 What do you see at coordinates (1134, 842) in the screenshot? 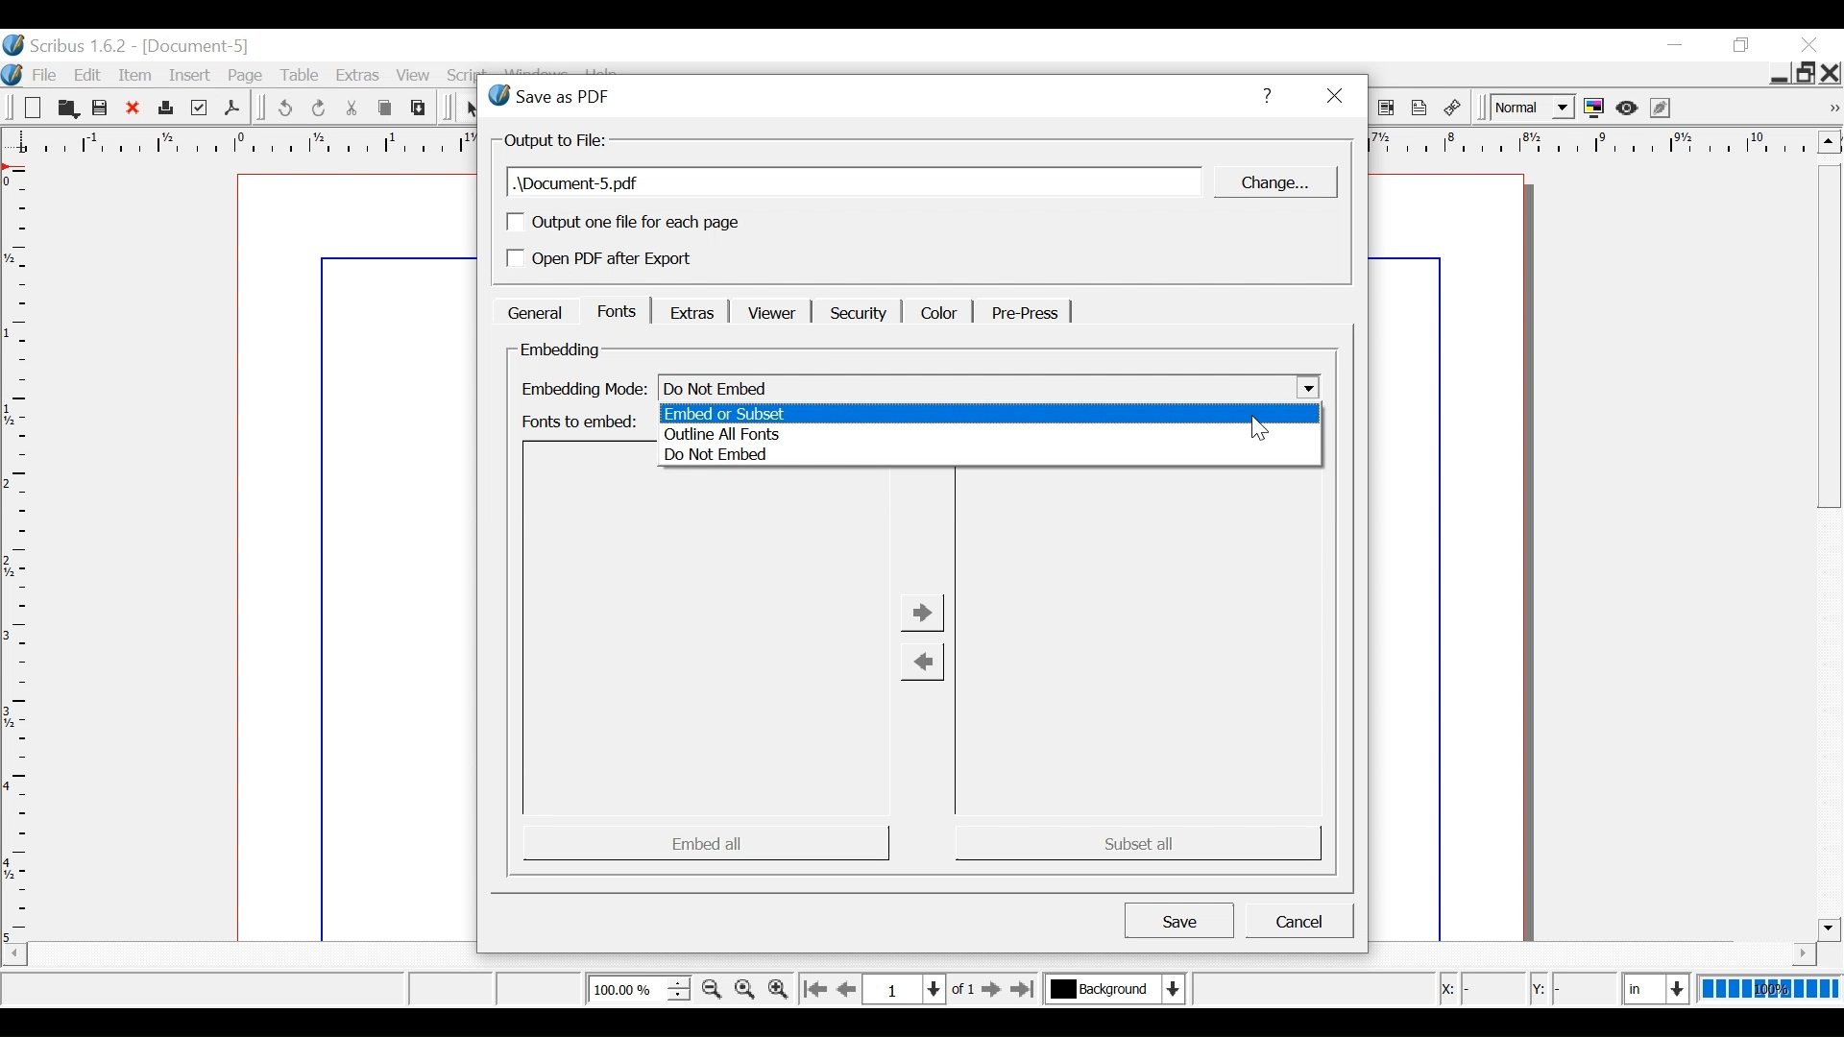
I see `Subset all` at bounding box center [1134, 842].